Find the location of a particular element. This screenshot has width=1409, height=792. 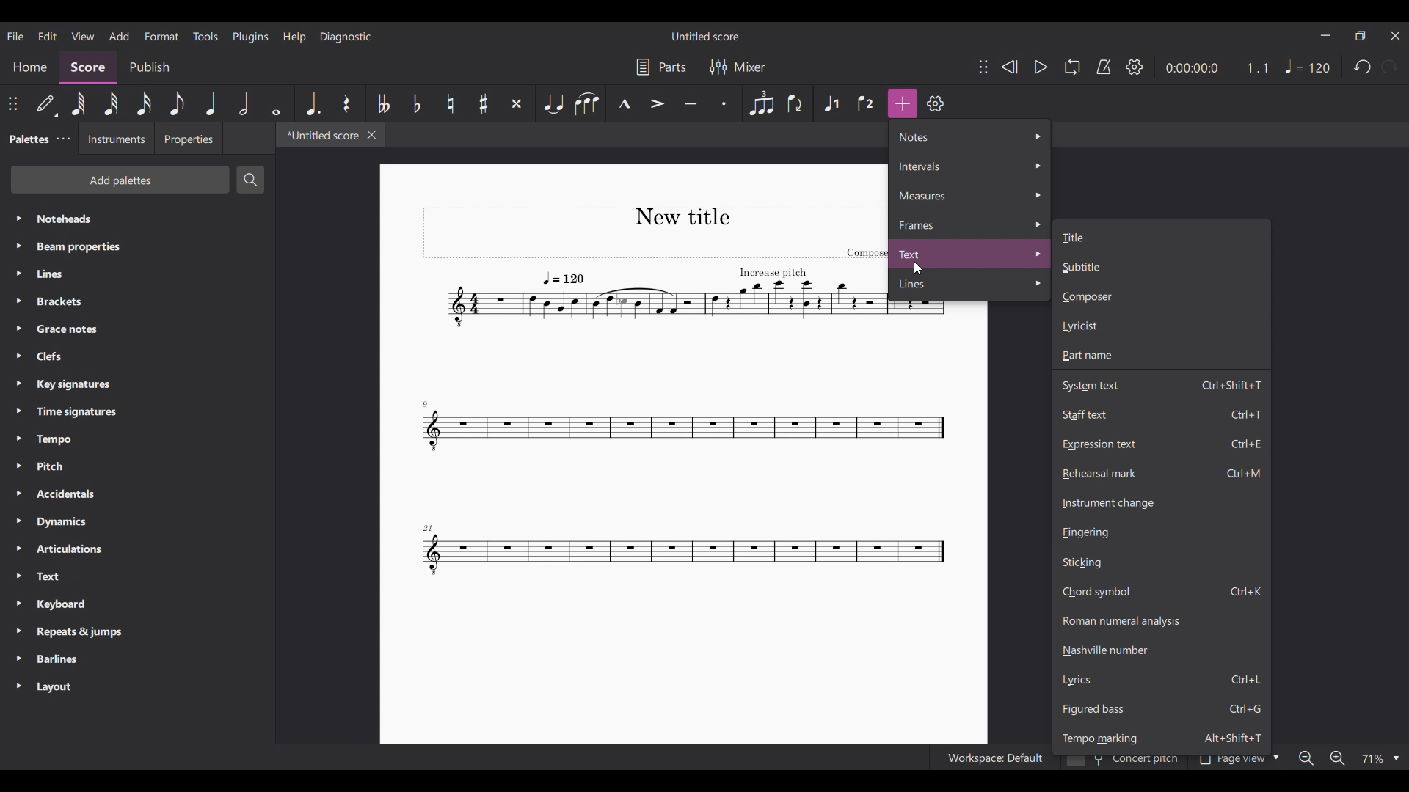

Rehearsal mark is located at coordinates (1162, 473).